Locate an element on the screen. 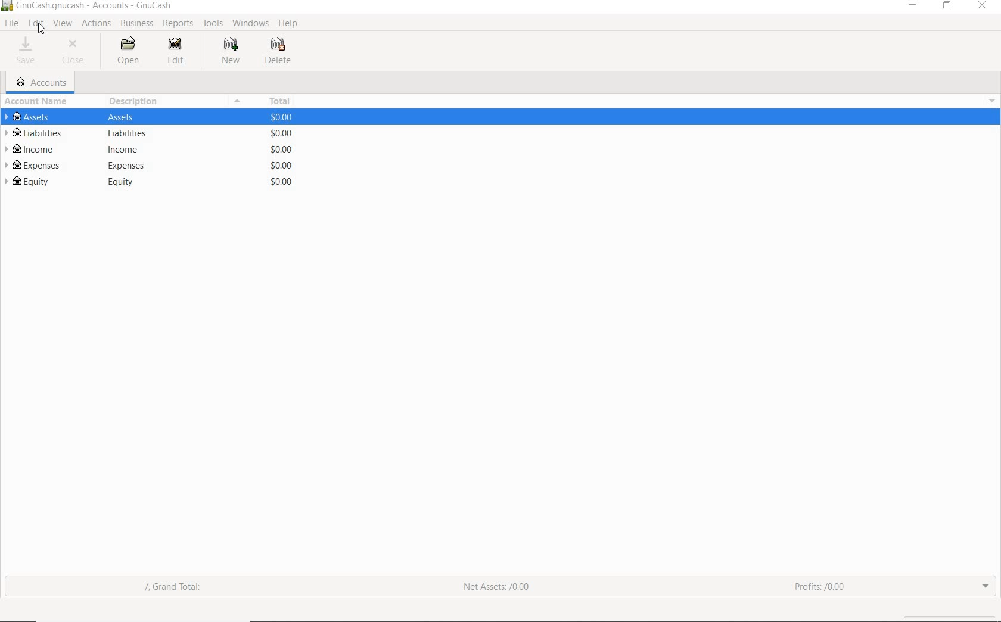   is located at coordinates (290, 184).